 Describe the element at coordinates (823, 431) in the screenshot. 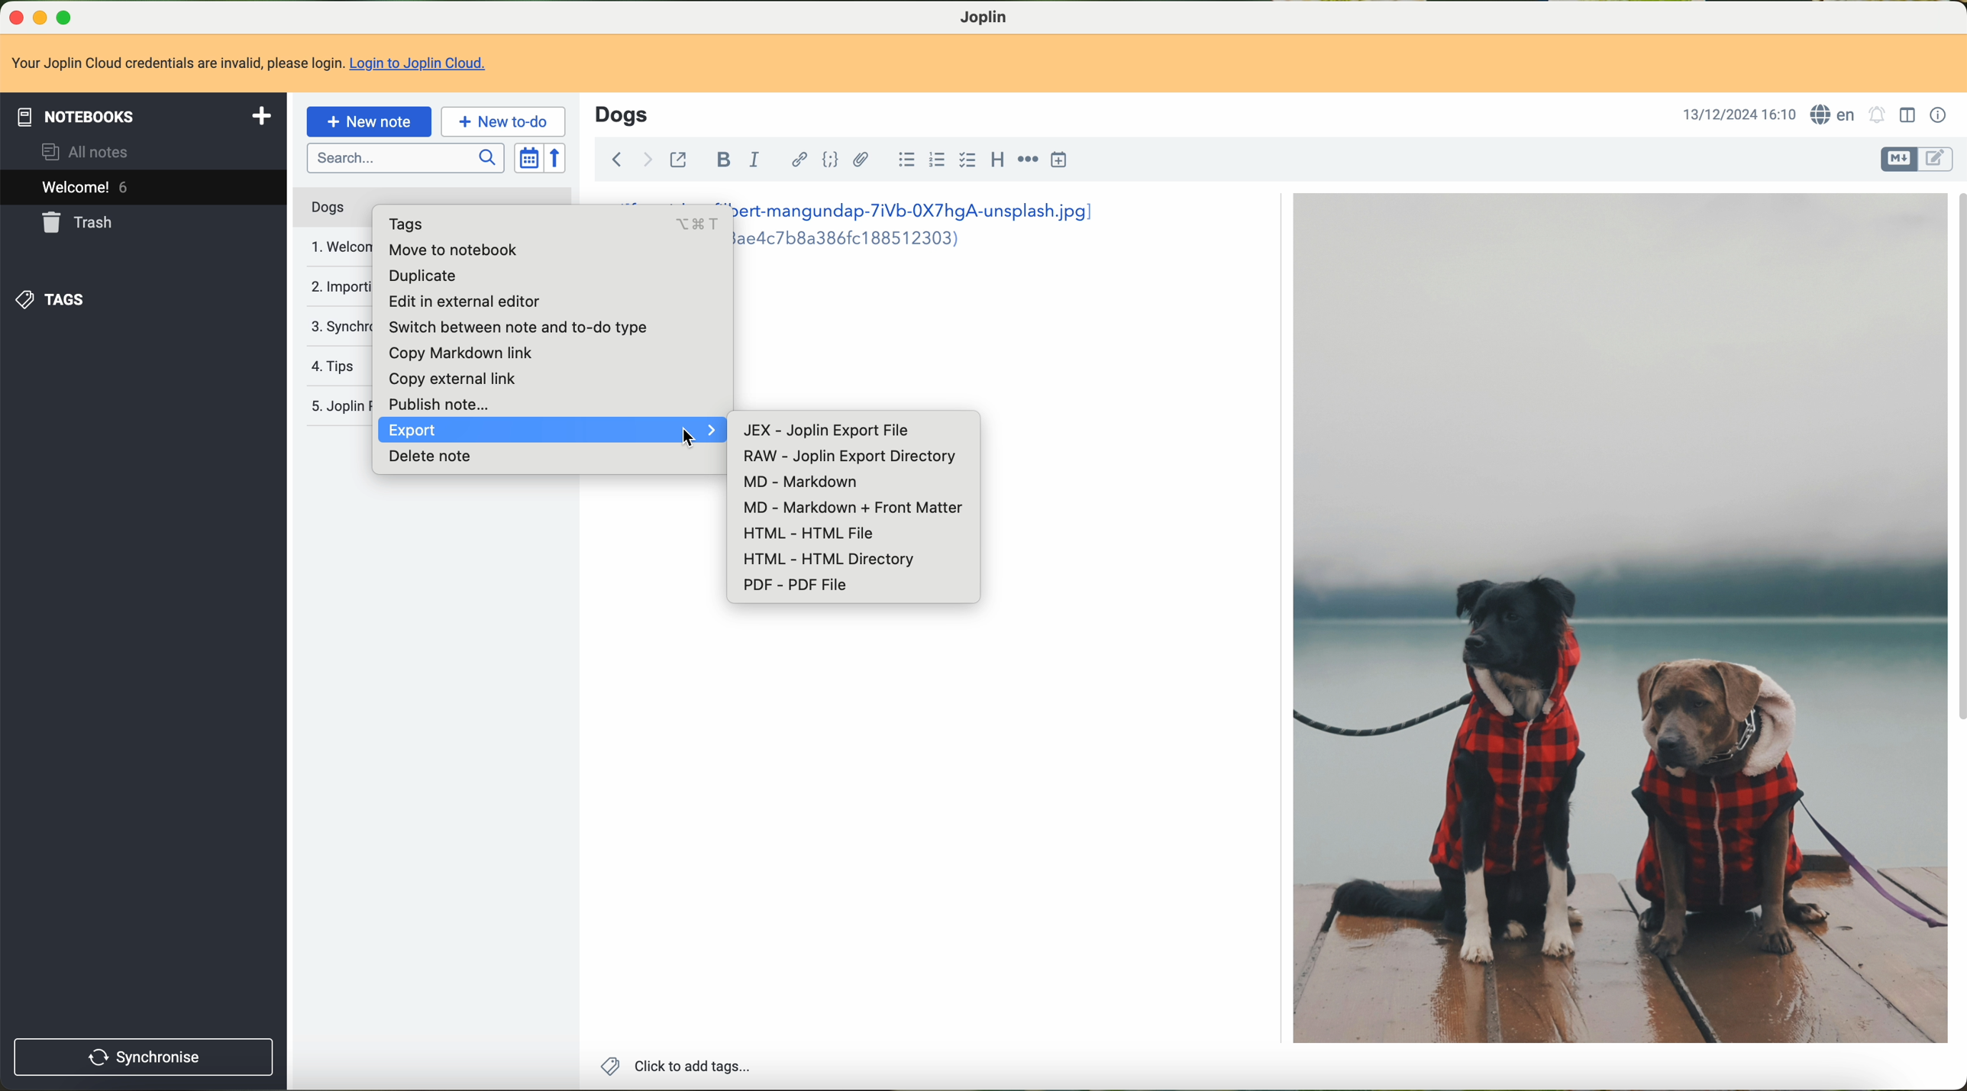

I see `JEX - Joplin Export file` at that location.